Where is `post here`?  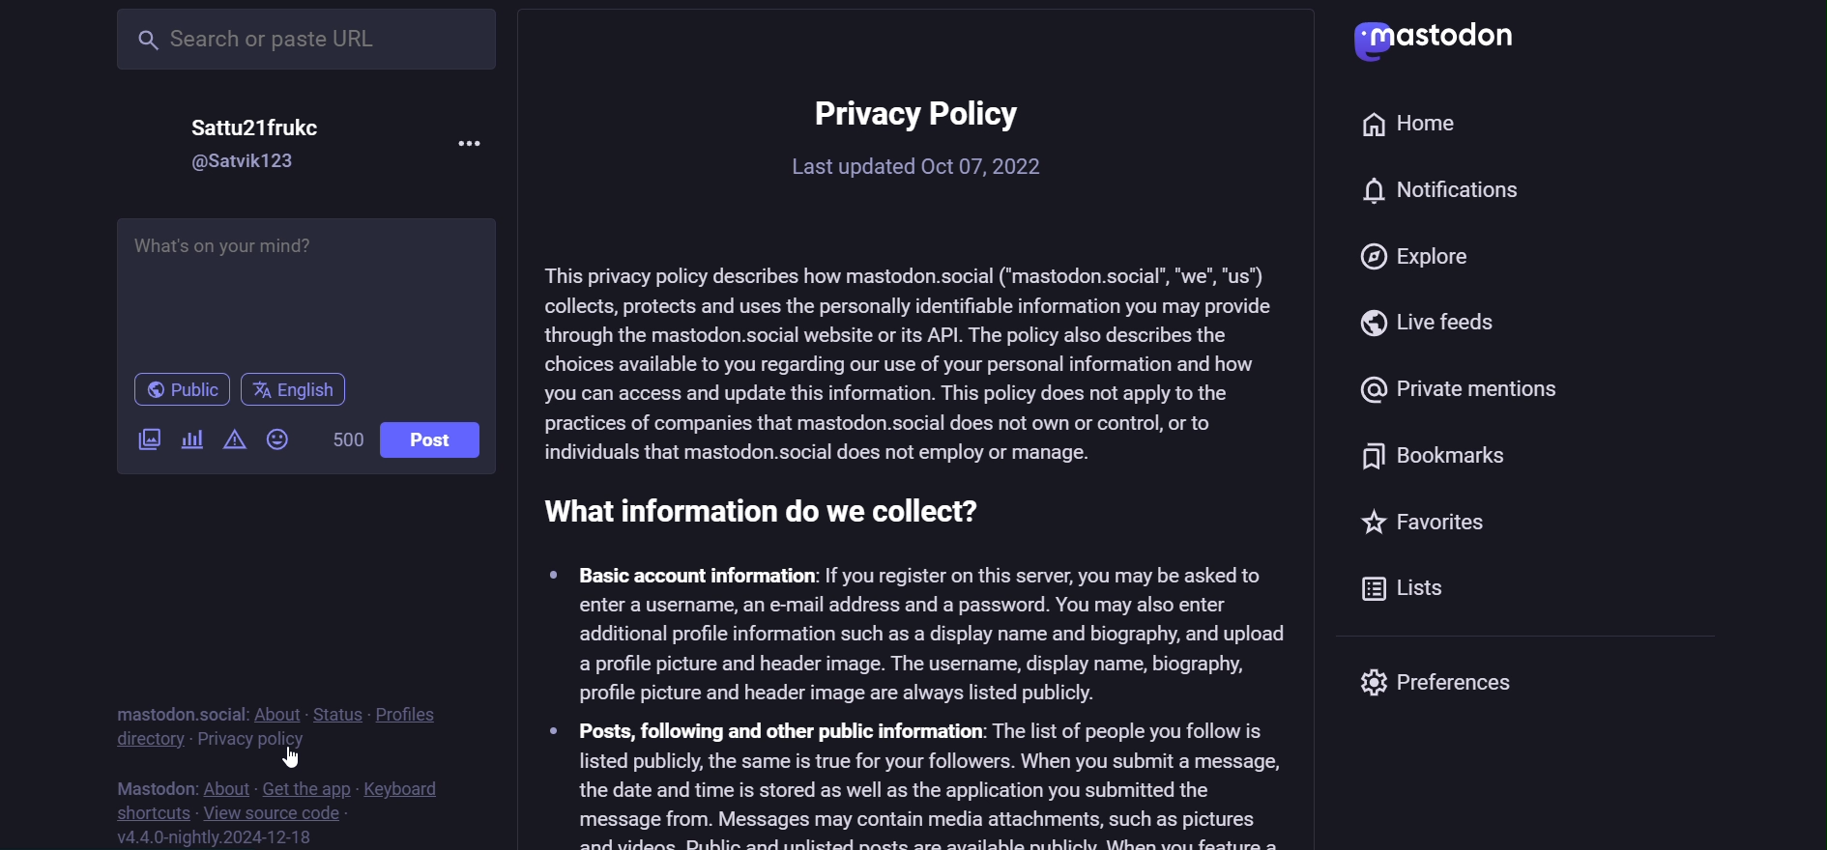
post here is located at coordinates (314, 289).